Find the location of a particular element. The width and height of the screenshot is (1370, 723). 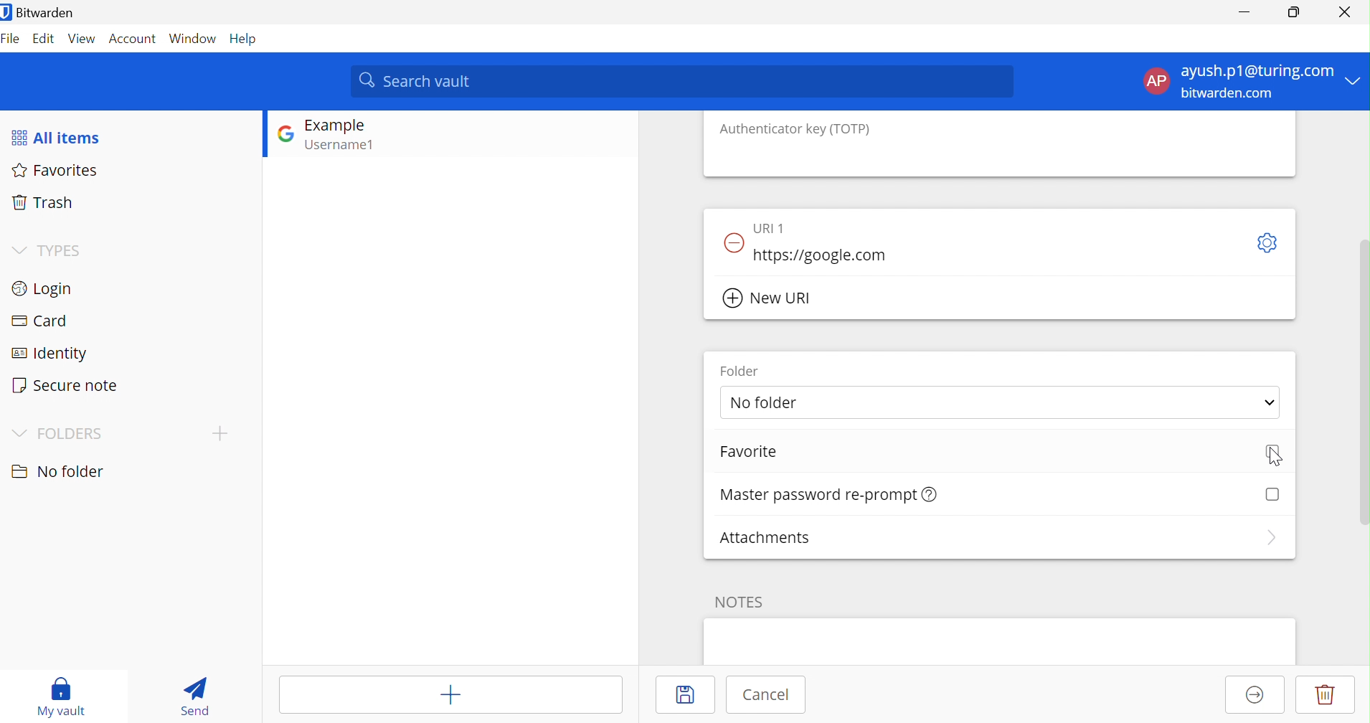

Folder is located at coordinates (737, 370).